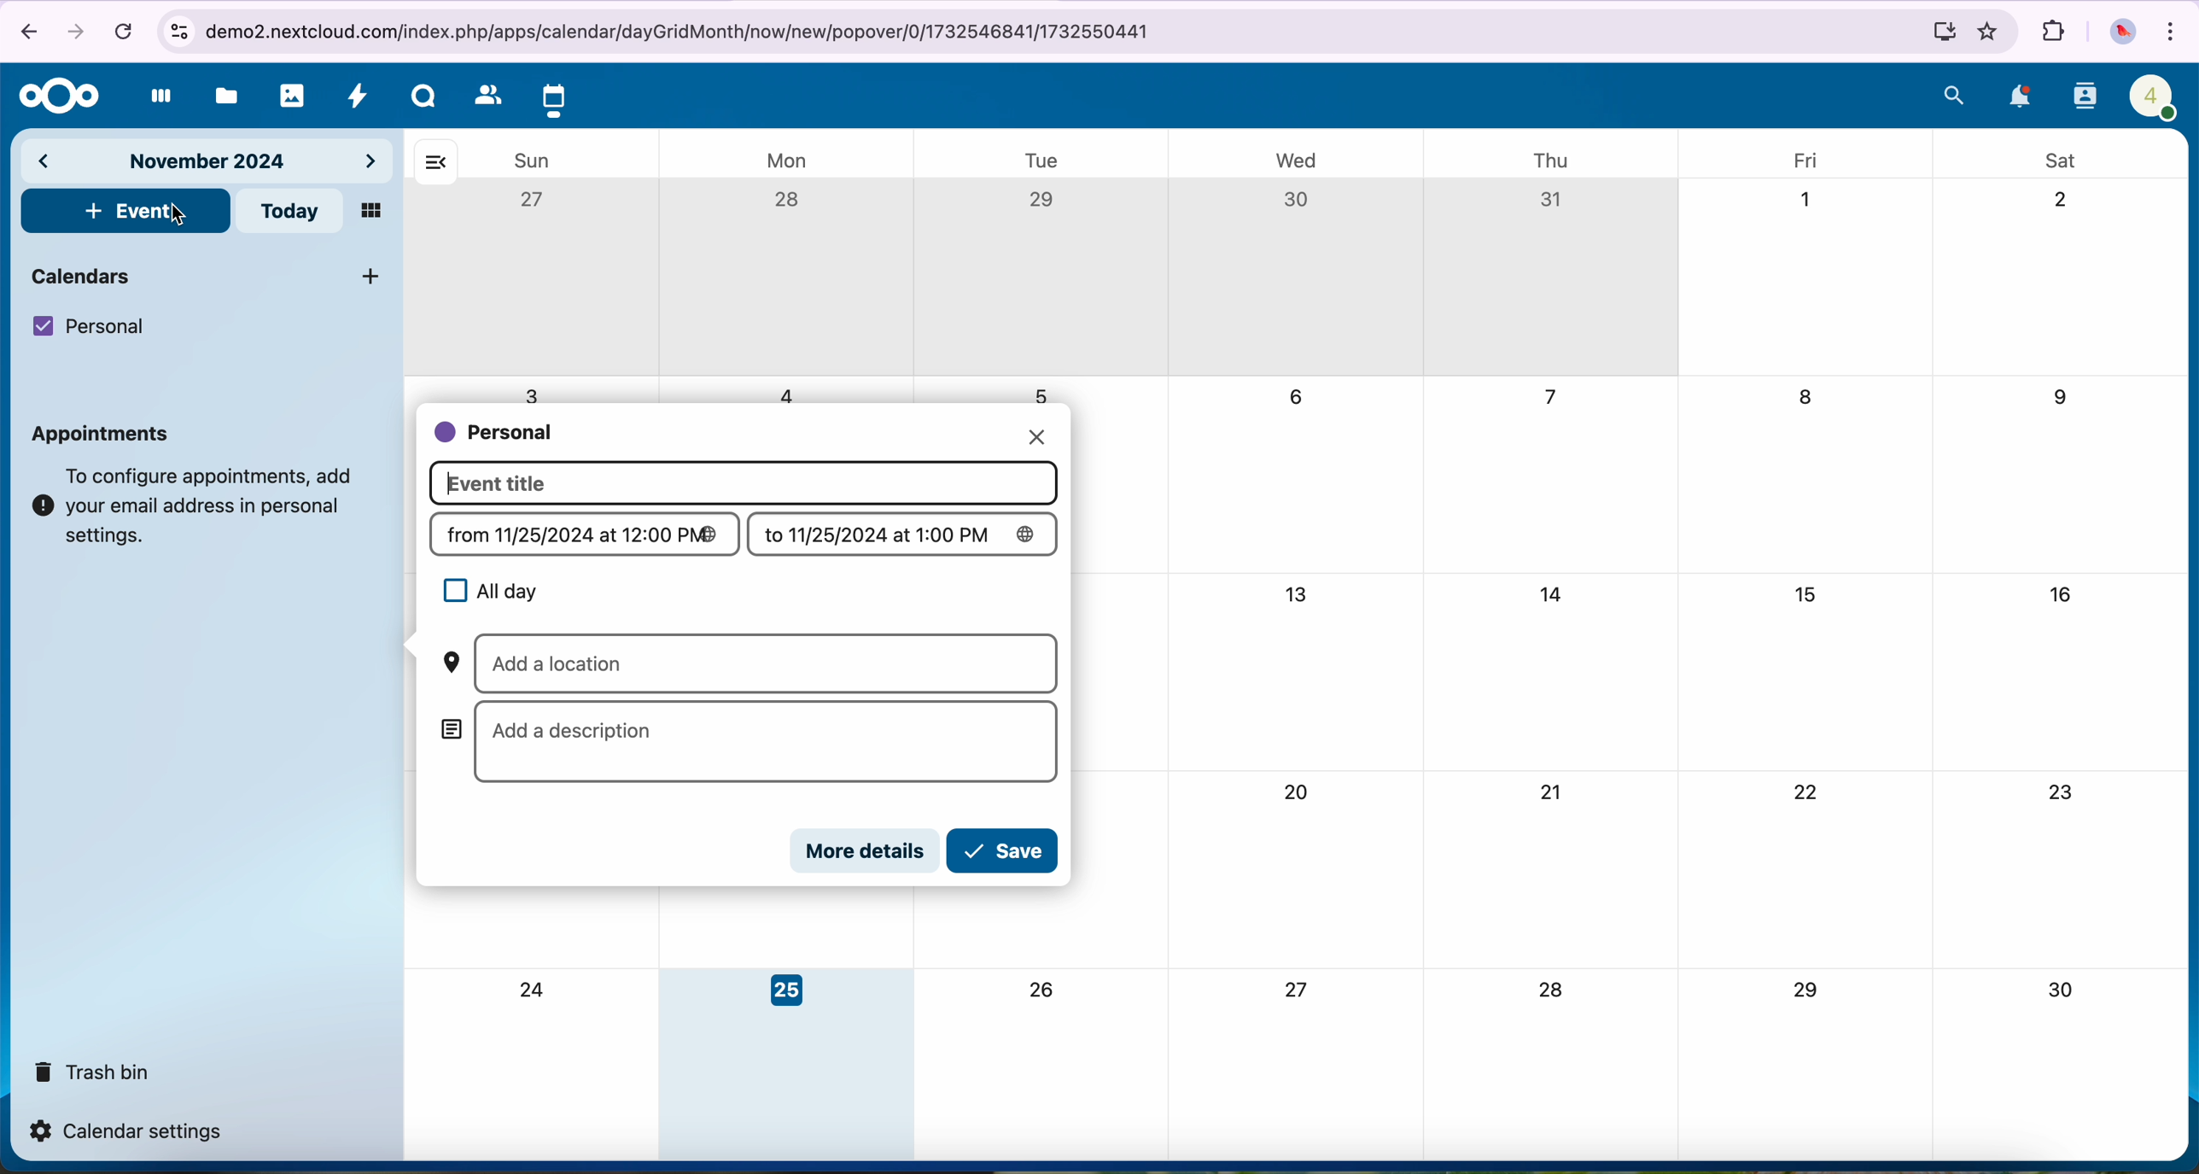 This screenshot has width=2199, height=1174. Describe the element at coordinates (906, 535) in the screenshot. I see `to (date)` at that location.